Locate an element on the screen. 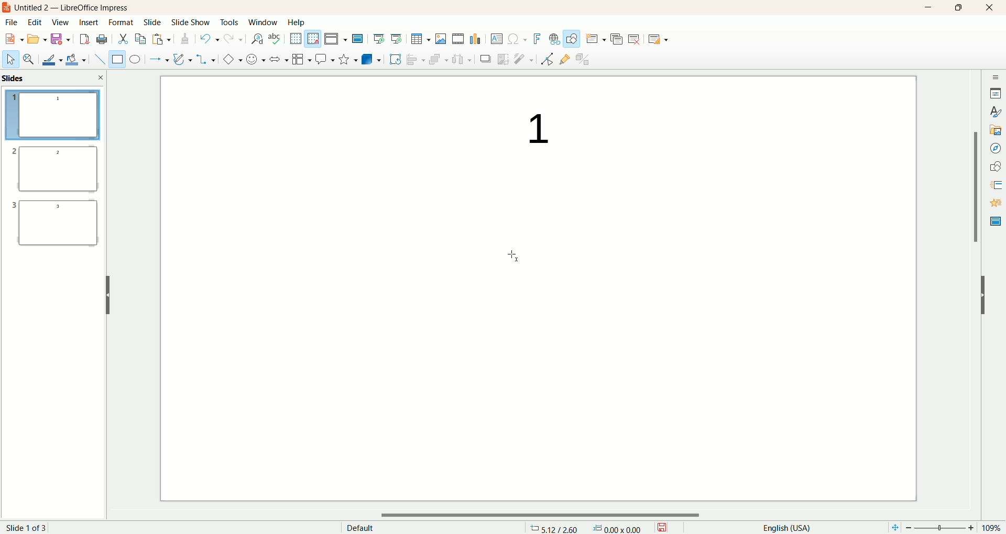 Image resolution: width=1006 pixels, height=534 pixels. toggle extrusion is located at coordinates (585, 60).